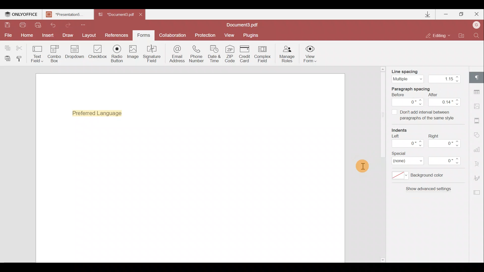  Describe the element at coordinates (81, 24) in the screenshot. I see `Customize quick access toolbar` at that location.